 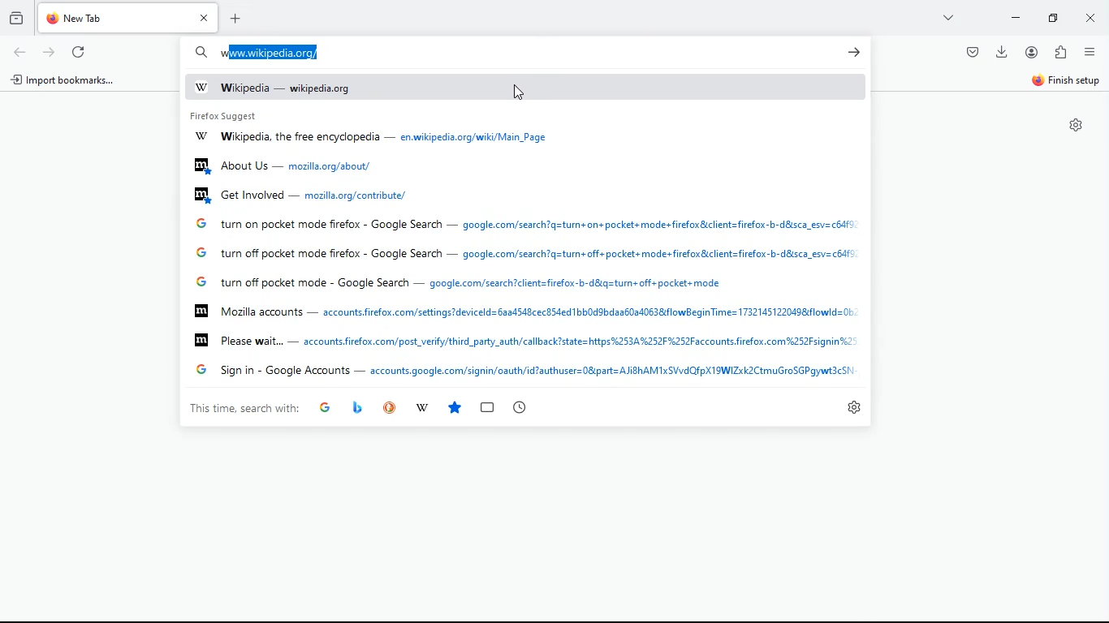 I want to click on profile, so click(x=1031, y=53).